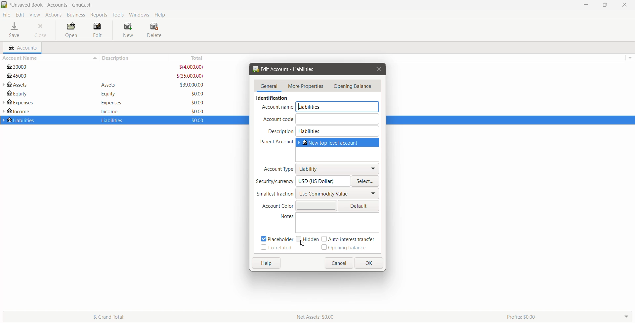  What do you see at coordinates (315, 205) in the screenshot?
I see `Current color` at bounding box center [315, 205].